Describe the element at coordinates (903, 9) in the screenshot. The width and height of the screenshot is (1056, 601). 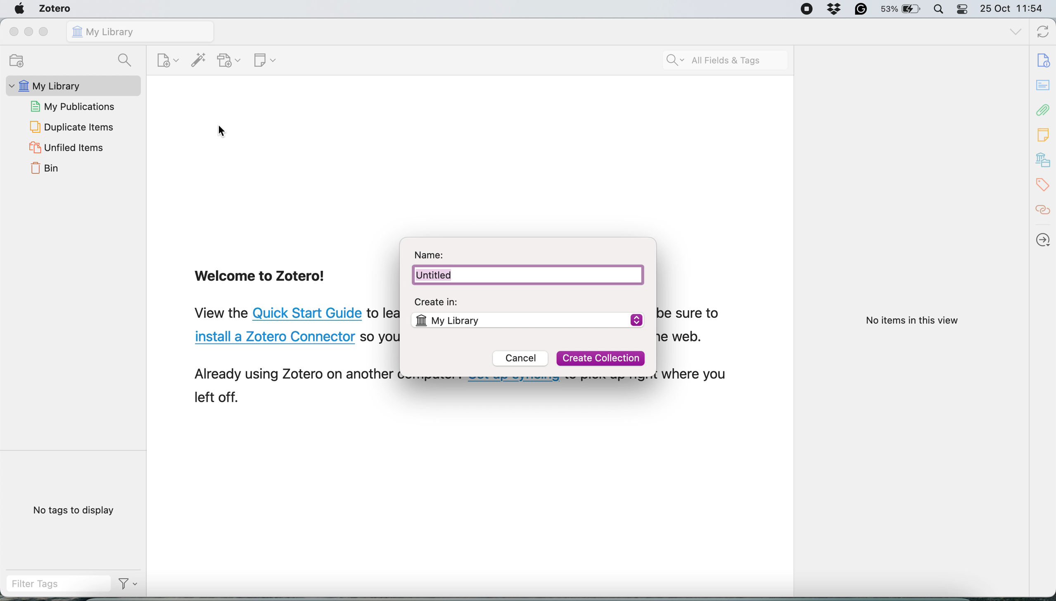
I see `53% battery` at that location.